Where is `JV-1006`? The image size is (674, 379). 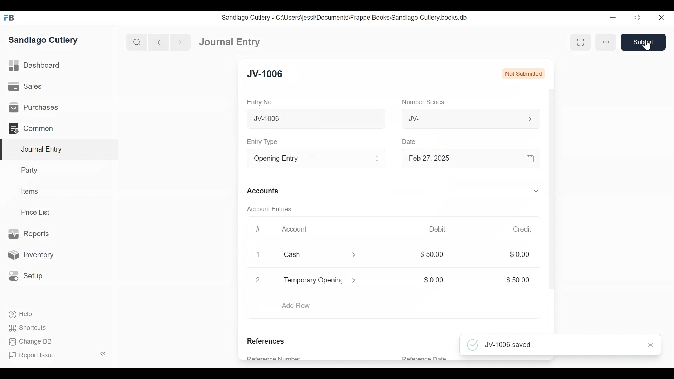
JV-1006 is located at coordinates (267, 75).